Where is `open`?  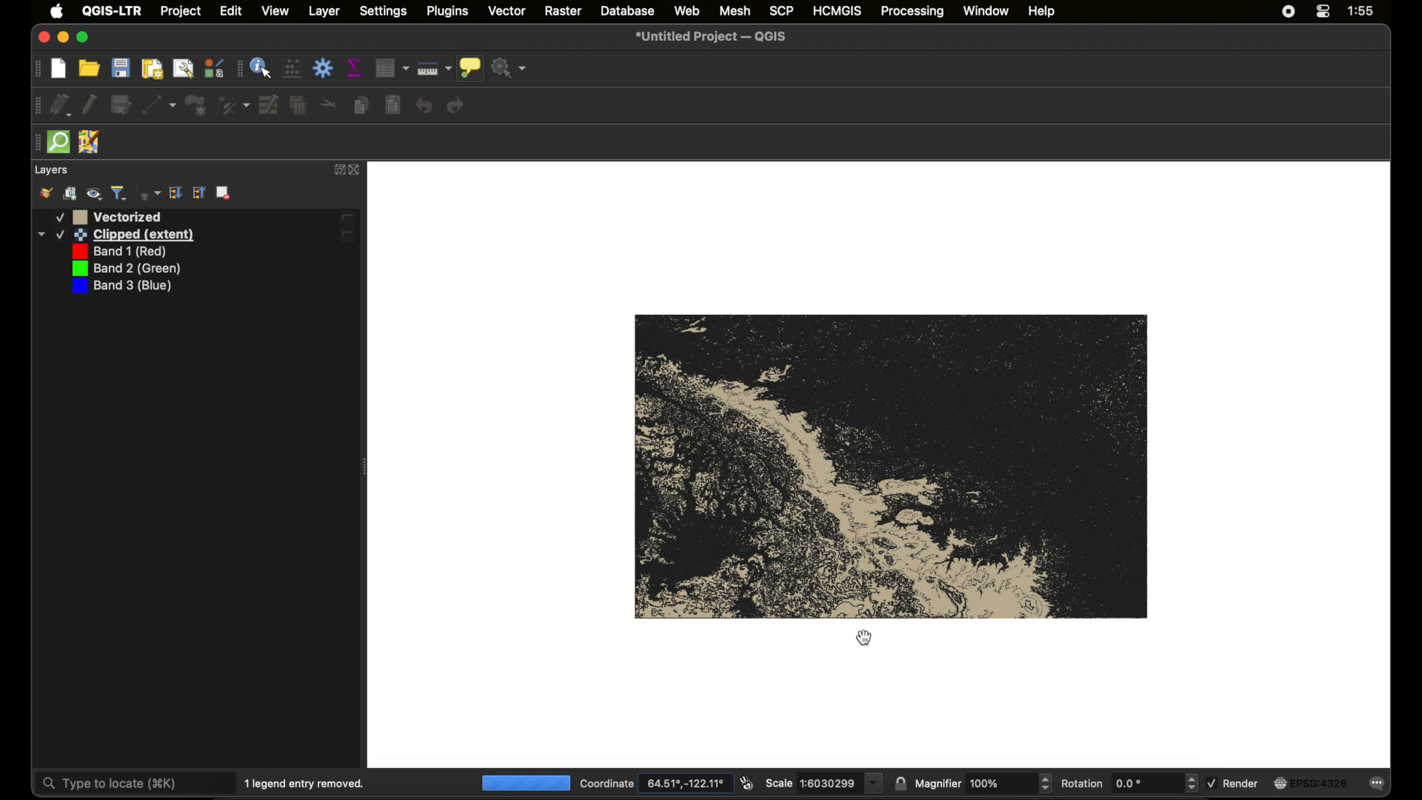 open is located at coordinates (89, 67).